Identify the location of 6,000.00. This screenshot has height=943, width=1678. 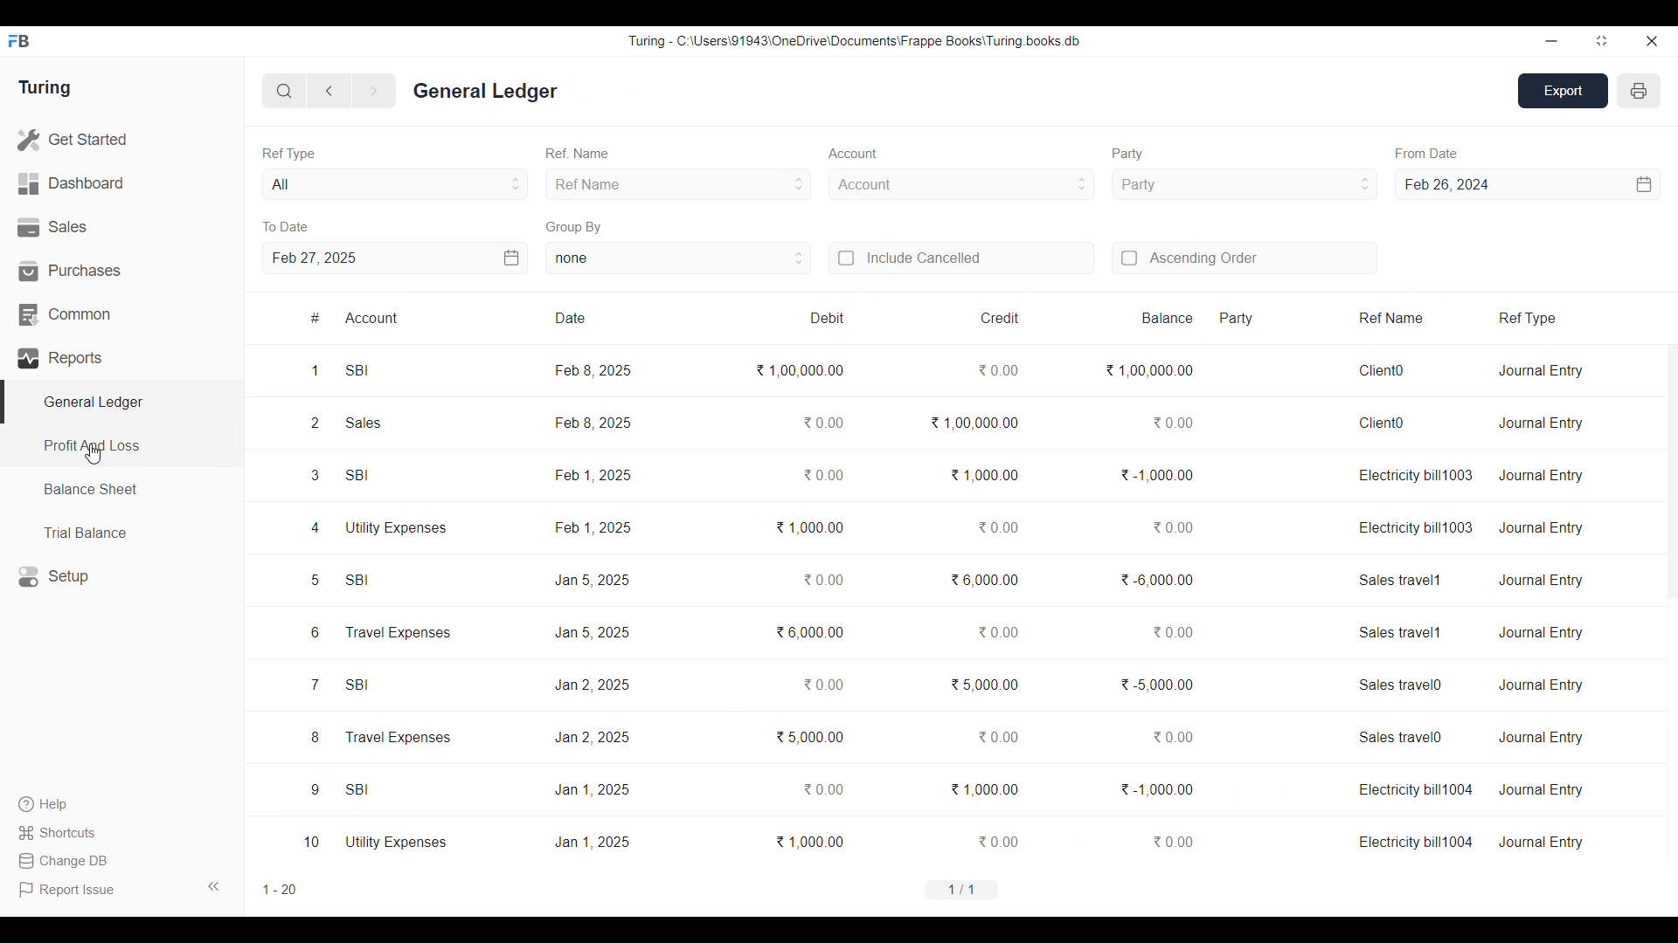
(809, 631).